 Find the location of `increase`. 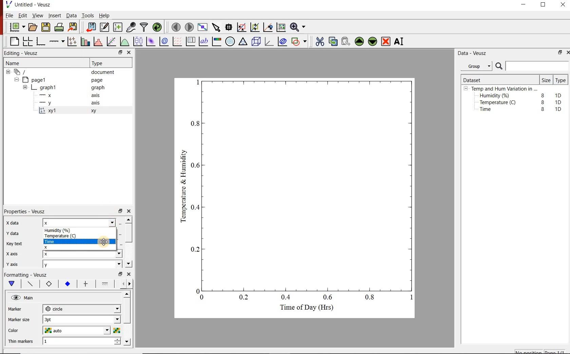

increase is located at coordinates (117, 340).